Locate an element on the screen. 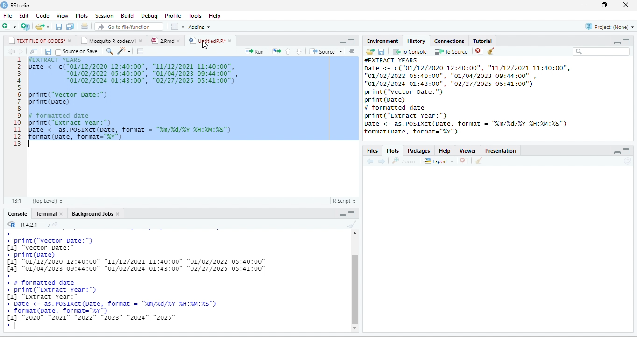 The image size is (637, 337). # Formatted date print("extract Year:")Date <- as.POSIXct(Date, format = "%m/%d/%y XH:3M:%S™)format (Date, format="%Y") is located at coordinates (468, 121).